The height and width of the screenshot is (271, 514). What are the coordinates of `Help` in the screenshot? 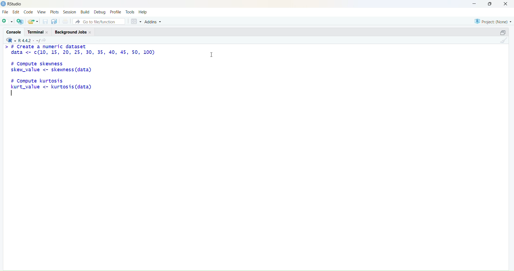 It's located at (144, 12).